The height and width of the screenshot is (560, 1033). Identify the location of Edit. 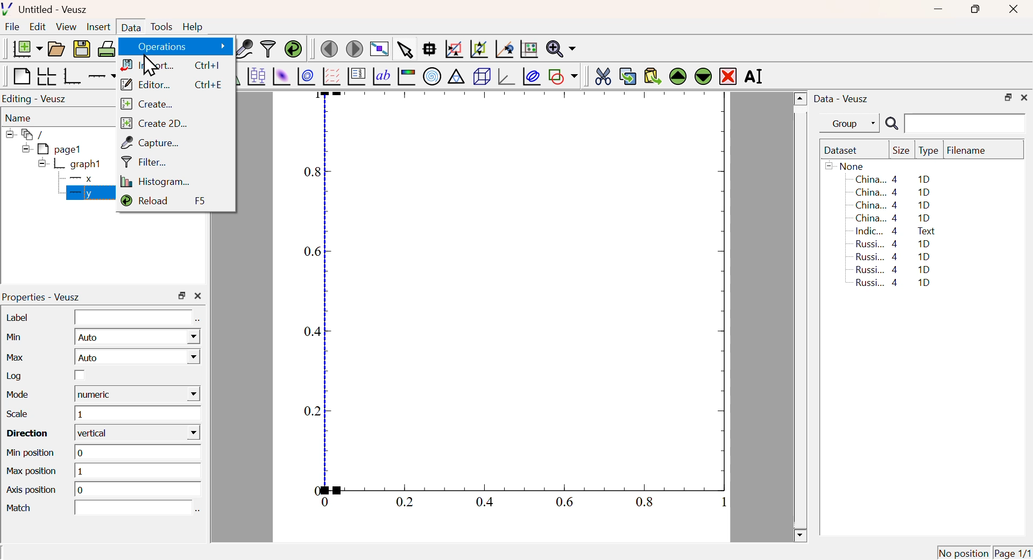
(38, 26).